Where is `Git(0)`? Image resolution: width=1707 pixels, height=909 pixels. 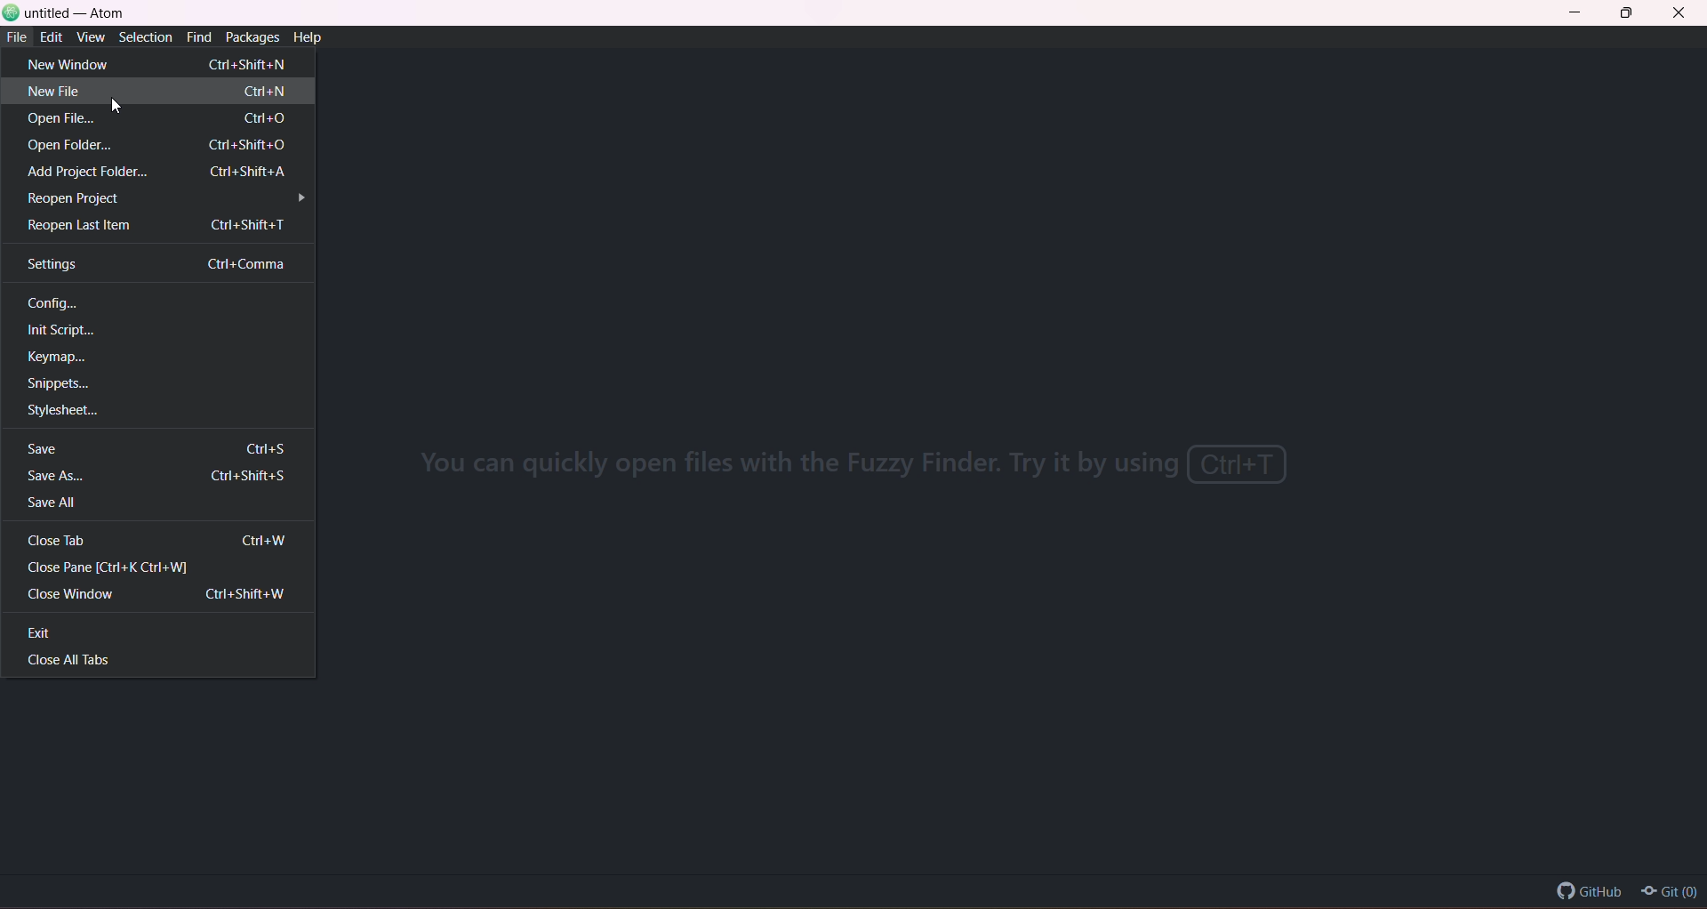 Git(0) is located at coordinates (1671, 893).